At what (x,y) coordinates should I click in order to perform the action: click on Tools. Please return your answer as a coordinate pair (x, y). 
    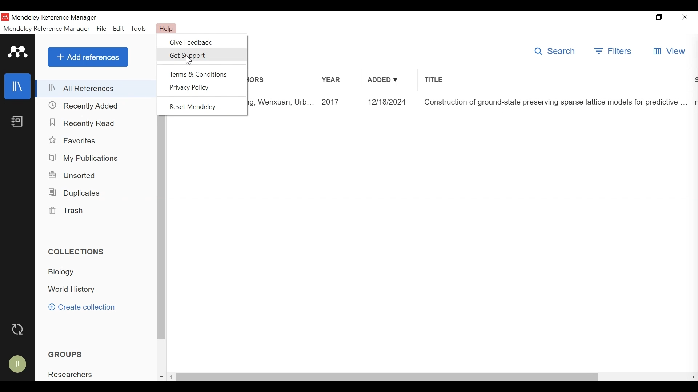
    Looking at the image, I should click on (139, 28).